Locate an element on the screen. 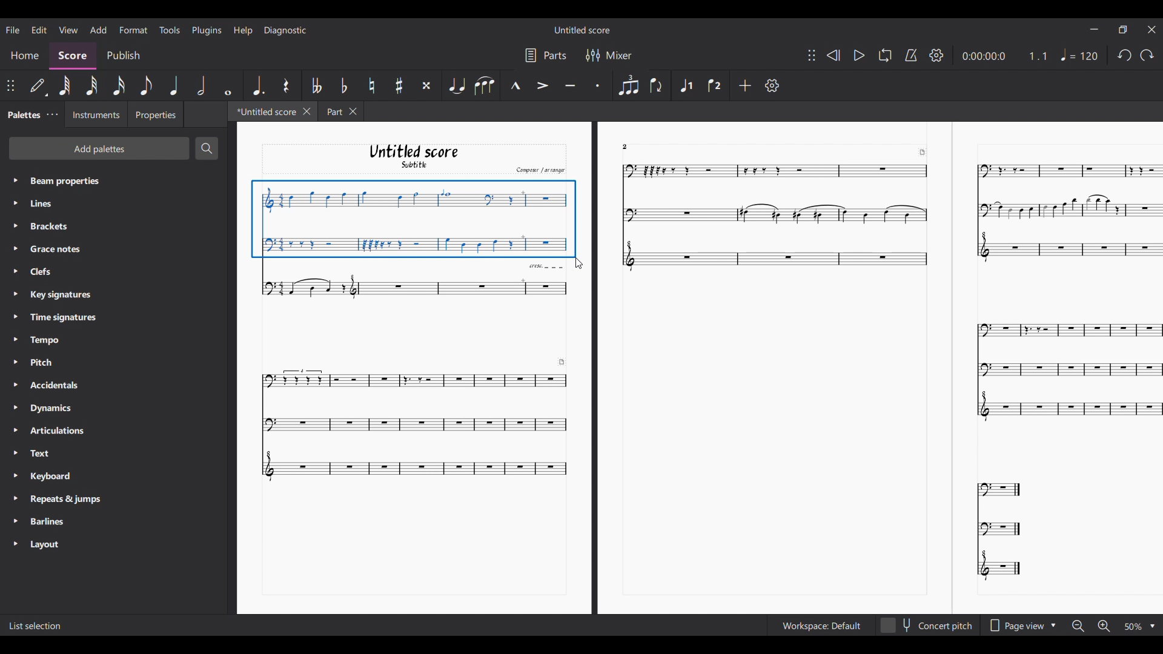   is located at coordinates (14, 431).